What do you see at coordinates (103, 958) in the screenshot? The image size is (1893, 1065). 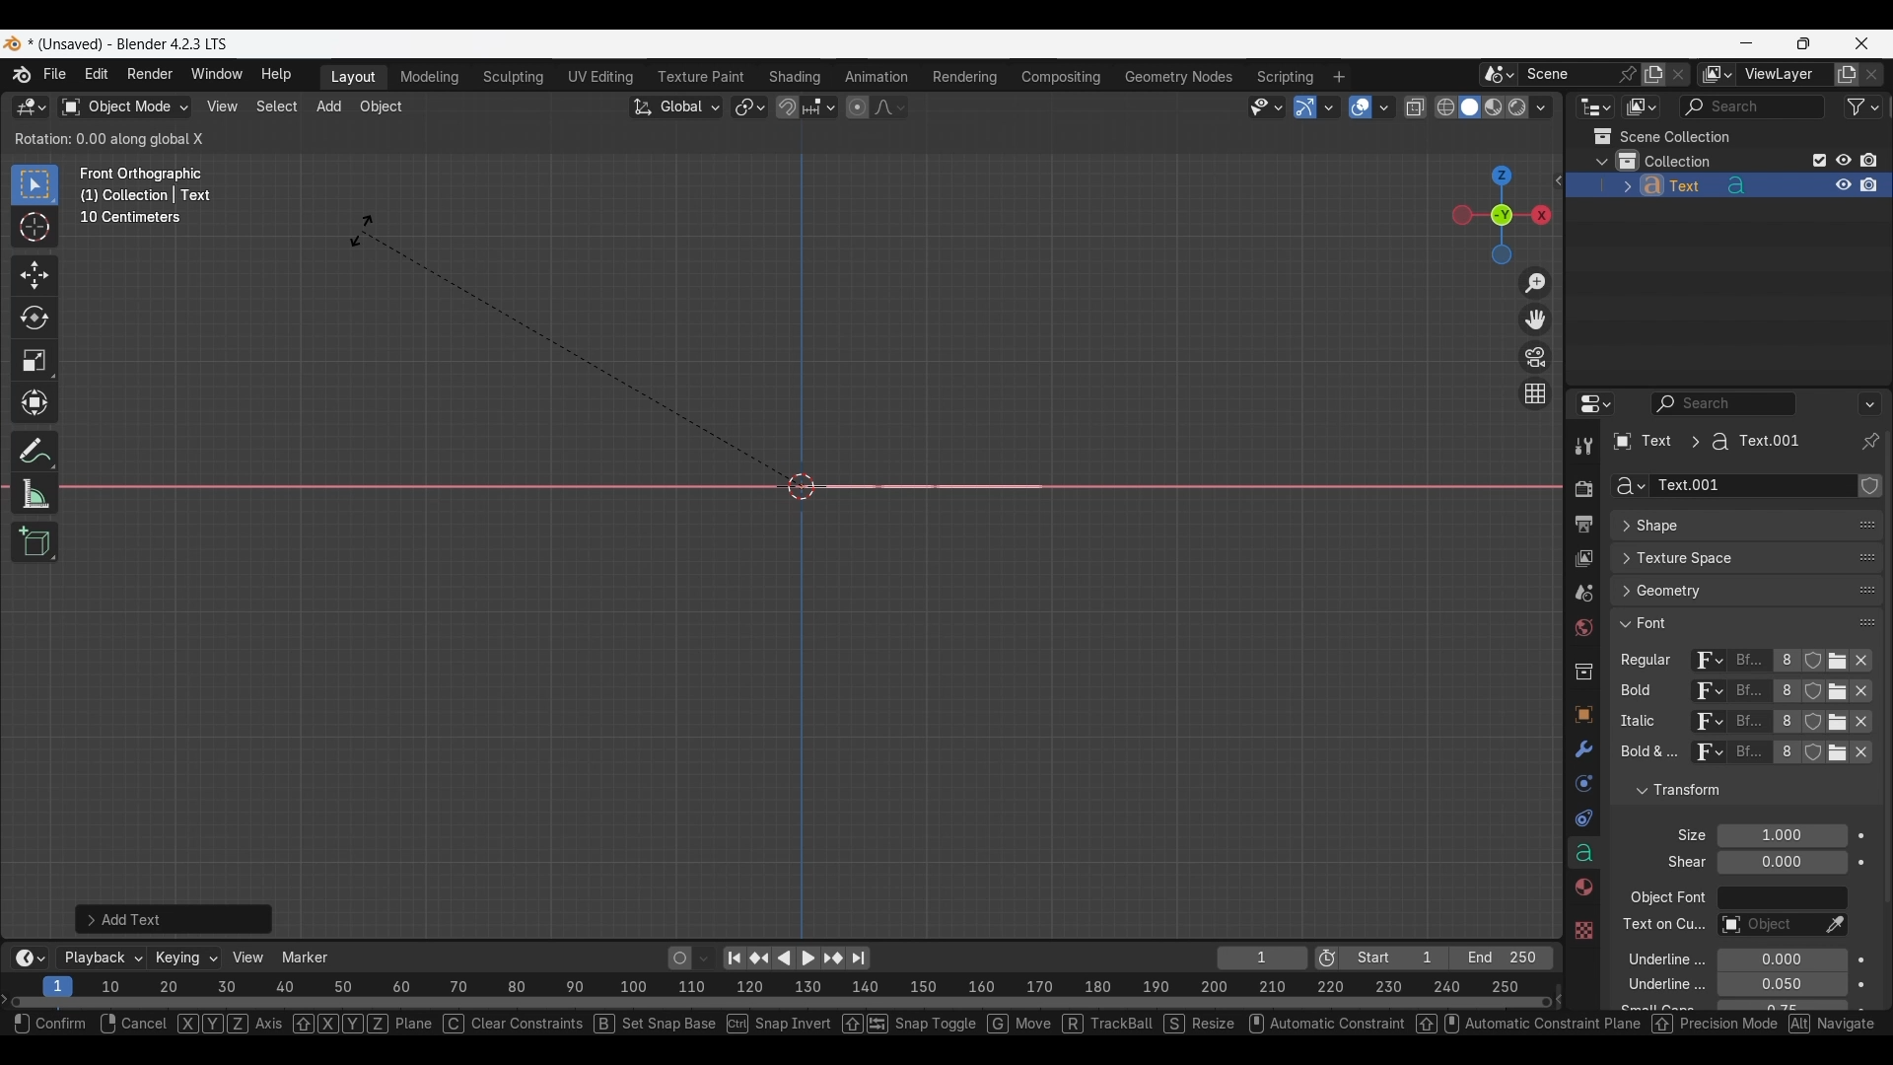 I see `Playback` at bounding box center [103, 958].